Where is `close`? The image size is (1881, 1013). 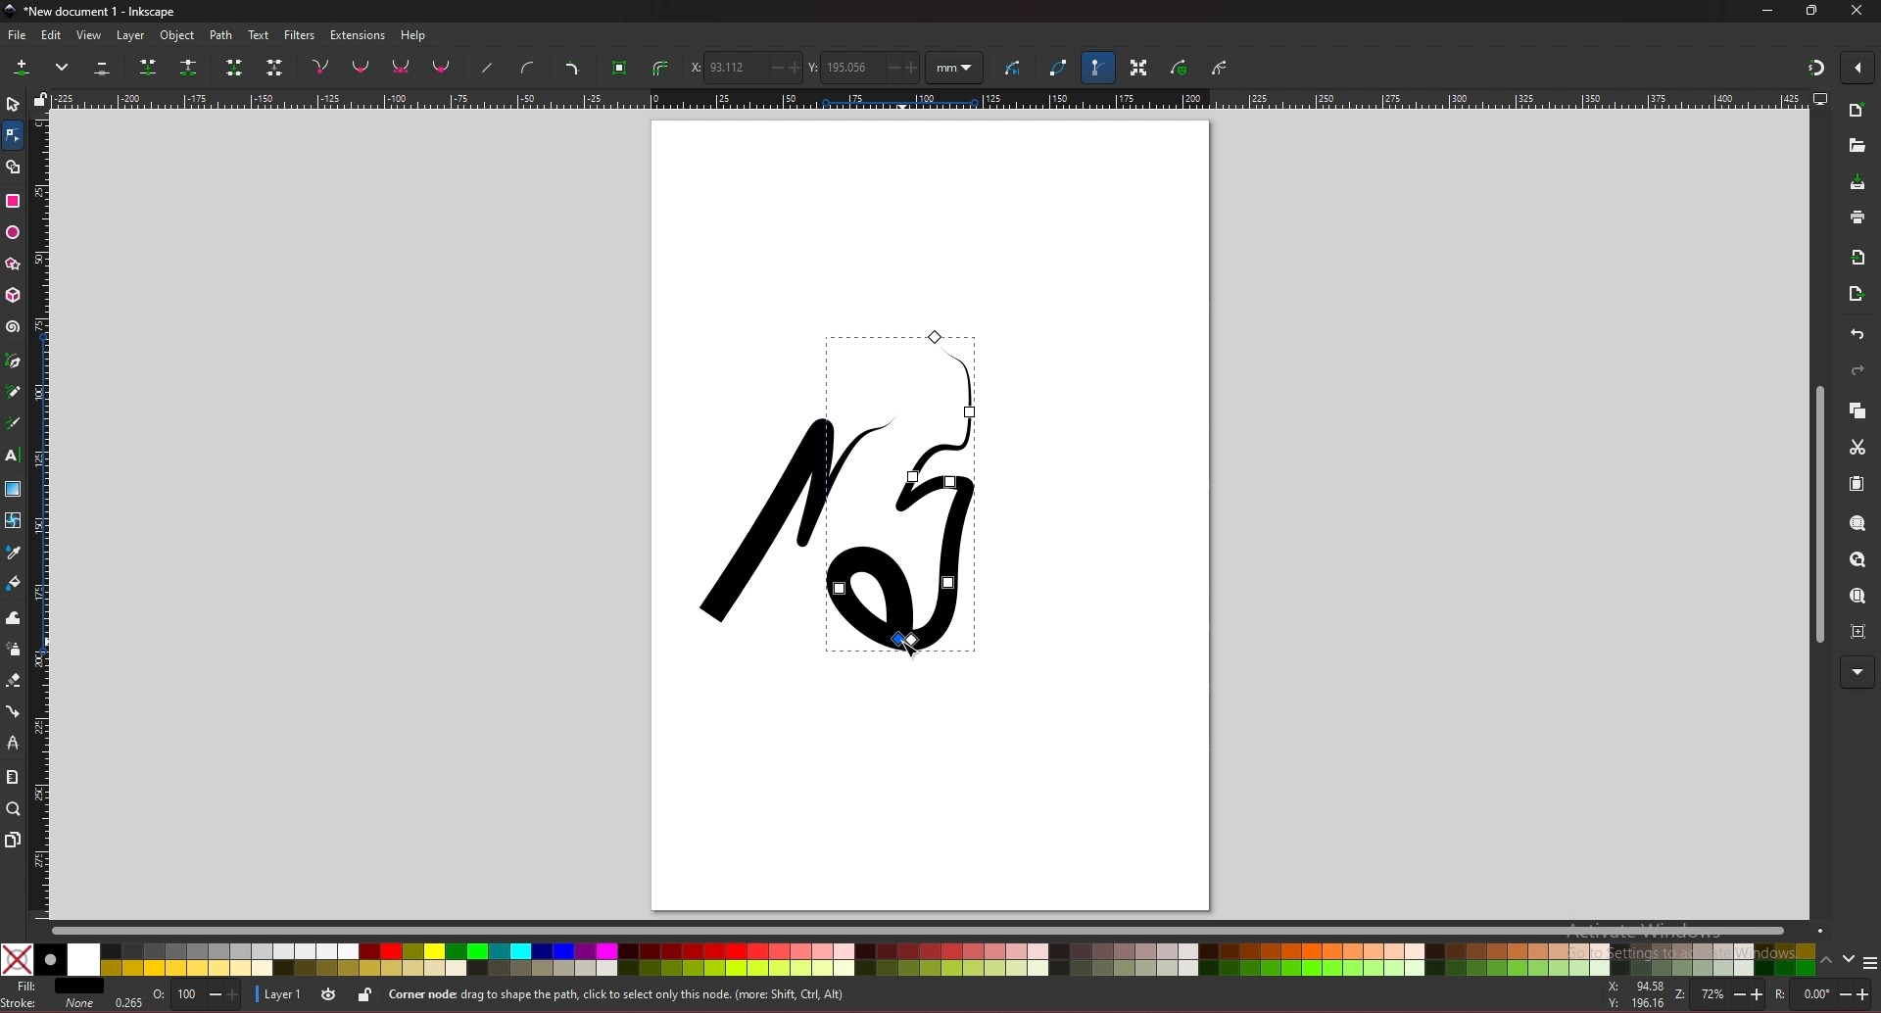 close is located at coordinates (1857, 11).